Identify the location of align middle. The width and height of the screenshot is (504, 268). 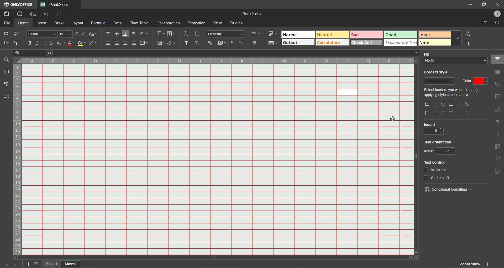
(118, 34).